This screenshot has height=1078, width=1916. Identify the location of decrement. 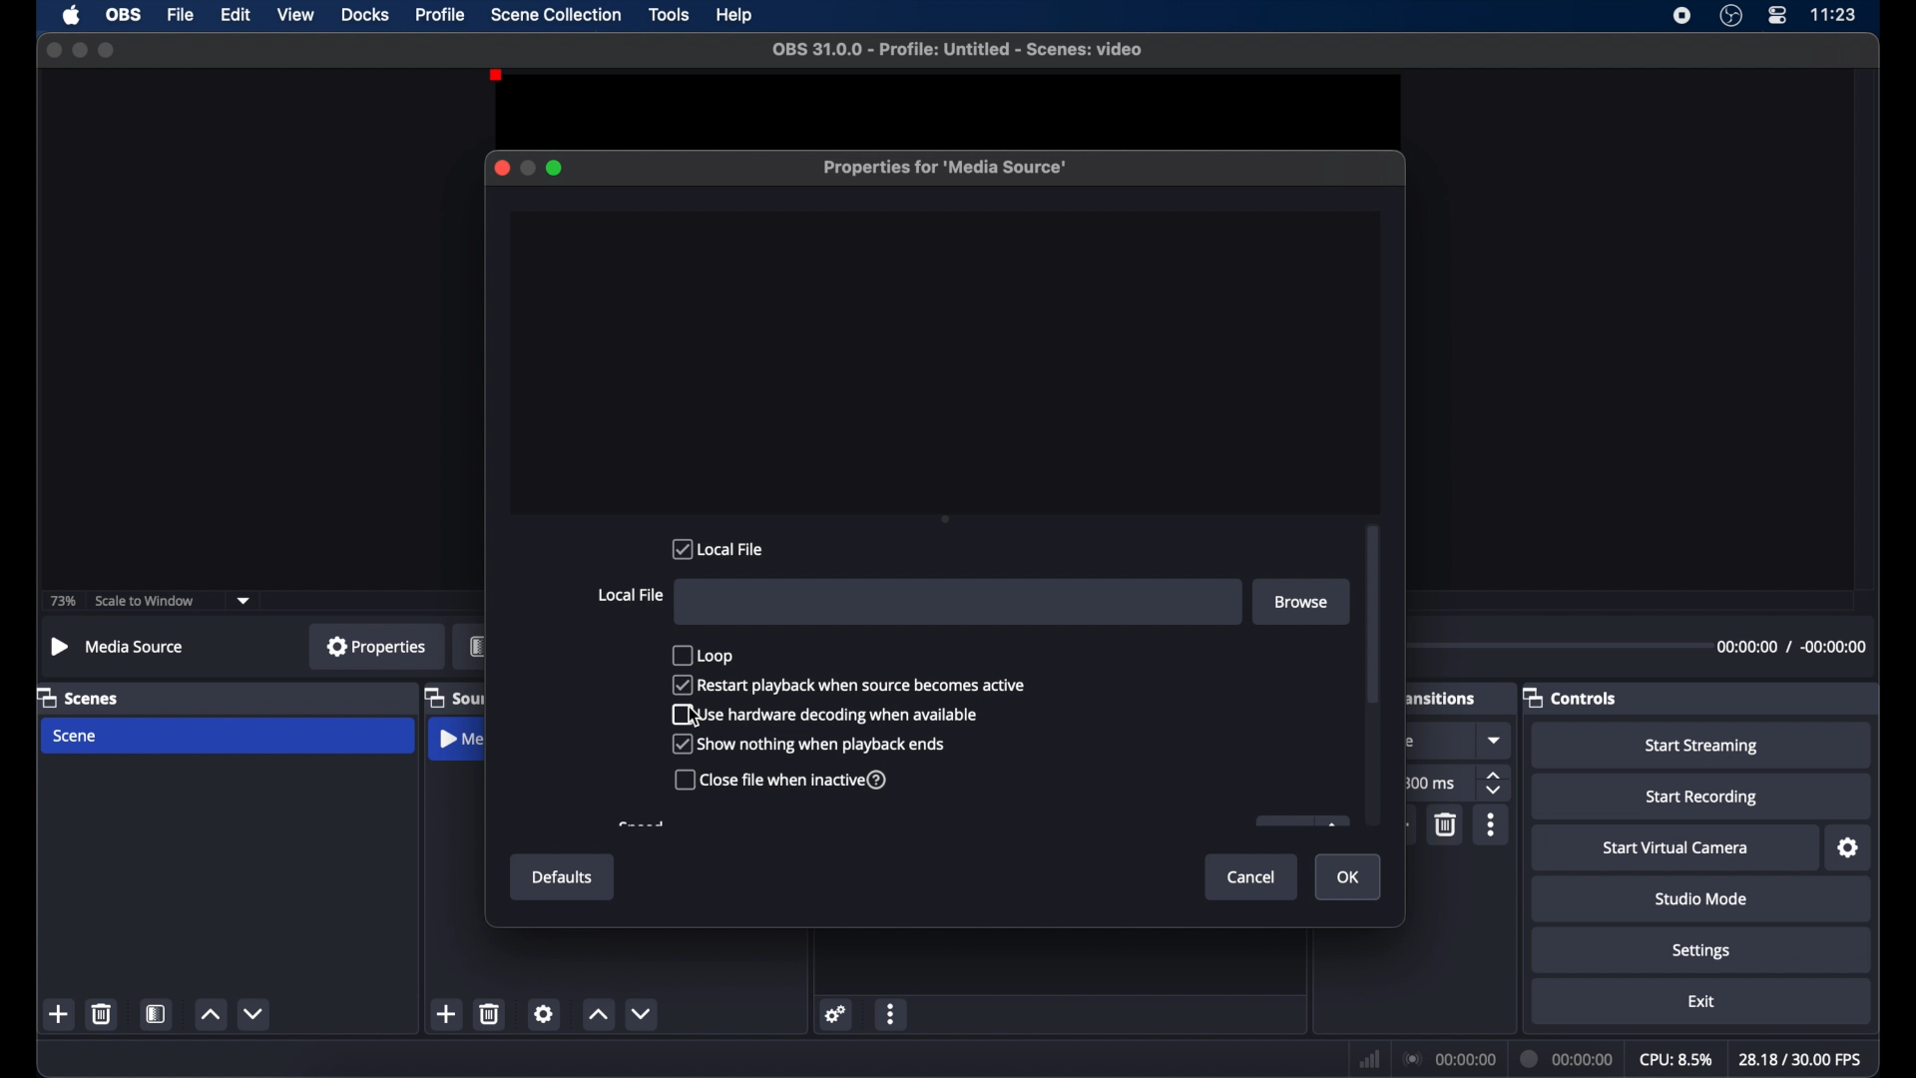
(643, 1013).